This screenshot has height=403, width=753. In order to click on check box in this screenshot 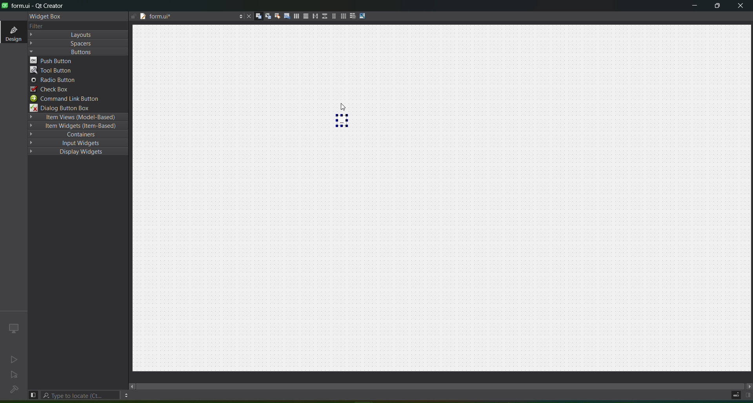, I will do `click(75, 90)`.